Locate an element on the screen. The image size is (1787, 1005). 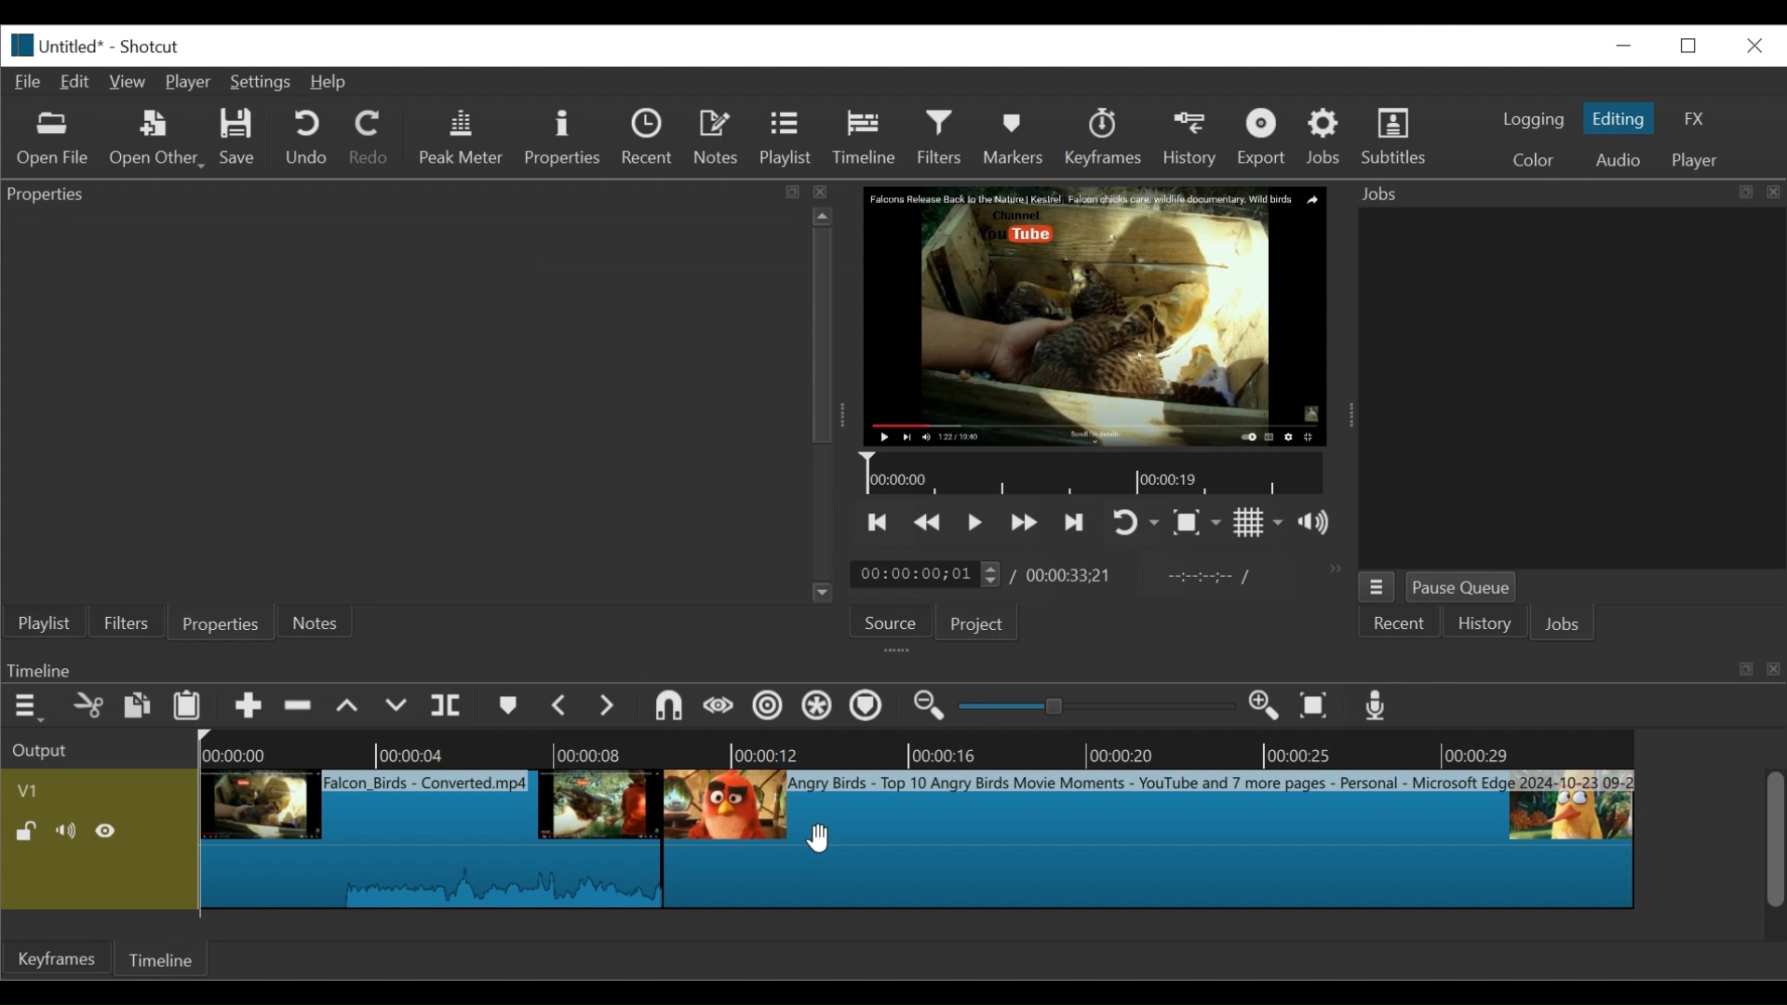
Playlist is located at coordinates (786, 139).